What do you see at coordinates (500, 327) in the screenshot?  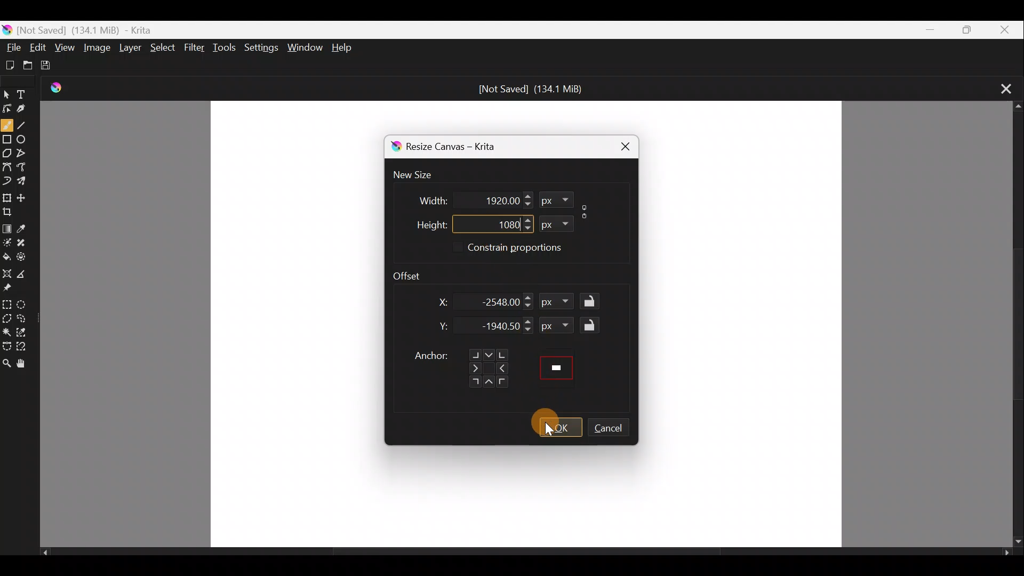 I see `-1940.50` at bounding box center [500, 327].